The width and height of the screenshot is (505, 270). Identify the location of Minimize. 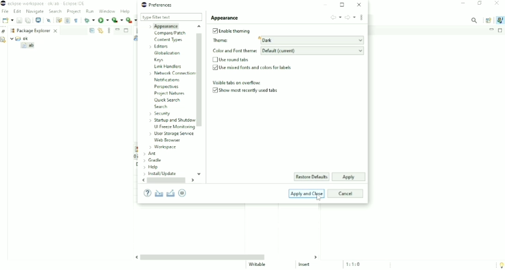
(491, 30).